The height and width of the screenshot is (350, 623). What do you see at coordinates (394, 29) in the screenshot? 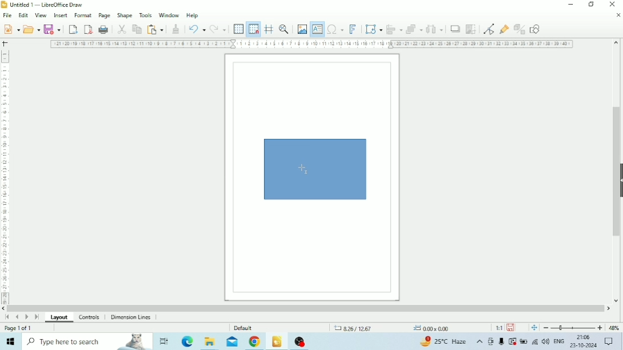
I see `Align objects` at bounding box center [394, 29].